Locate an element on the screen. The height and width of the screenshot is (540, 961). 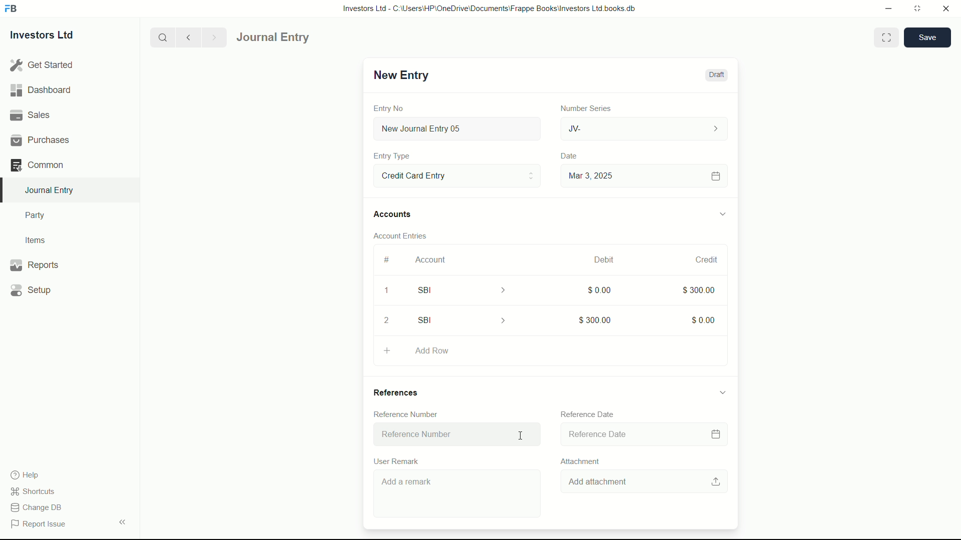
$300.00 is located at coordinates (700, 290).